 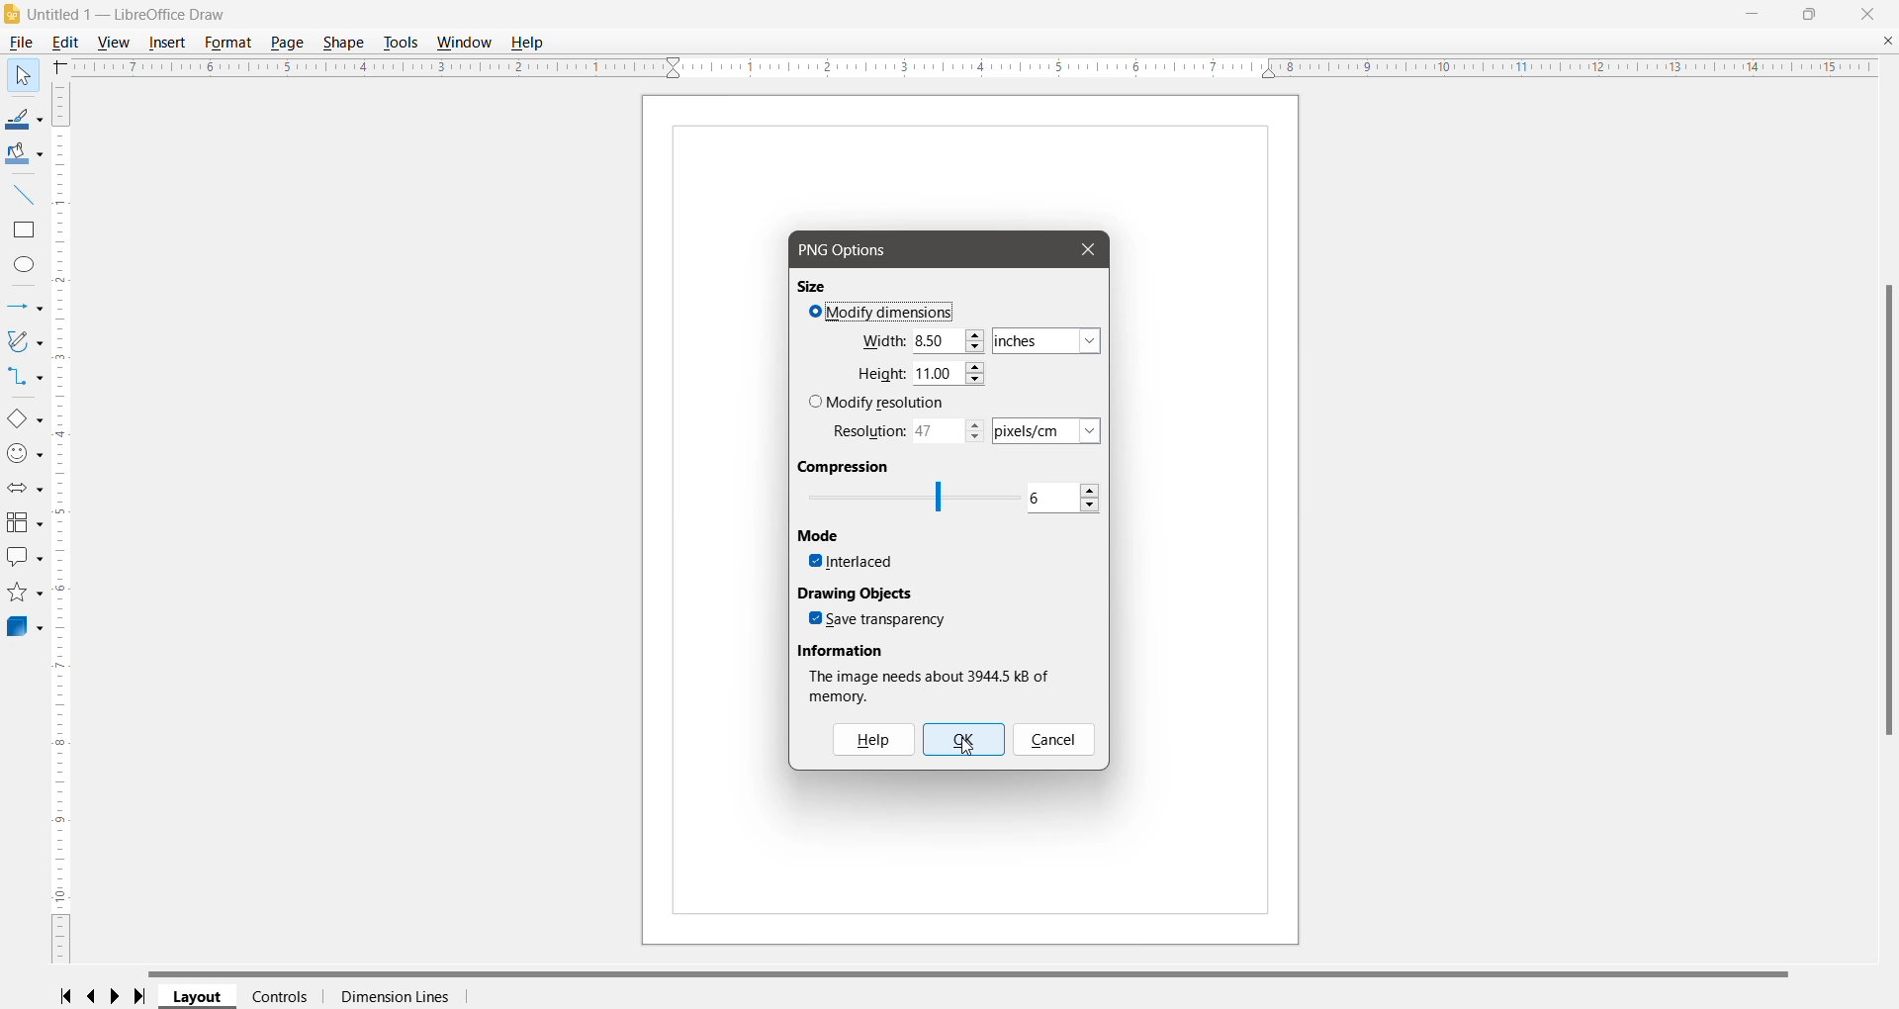 What do you see at coordinates (930, 674) in the screenshot?
I see `Image information` at bounding box center [930, 674].